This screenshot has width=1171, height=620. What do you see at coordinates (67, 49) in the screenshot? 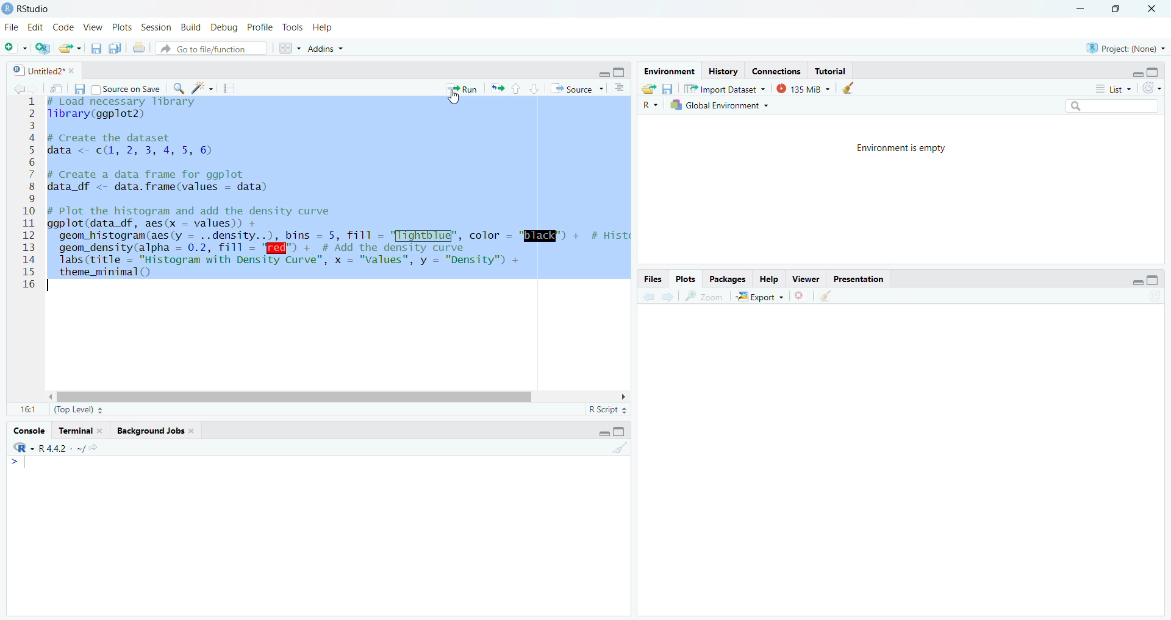
I see `open an existing file` at bounding box center [67, 49].